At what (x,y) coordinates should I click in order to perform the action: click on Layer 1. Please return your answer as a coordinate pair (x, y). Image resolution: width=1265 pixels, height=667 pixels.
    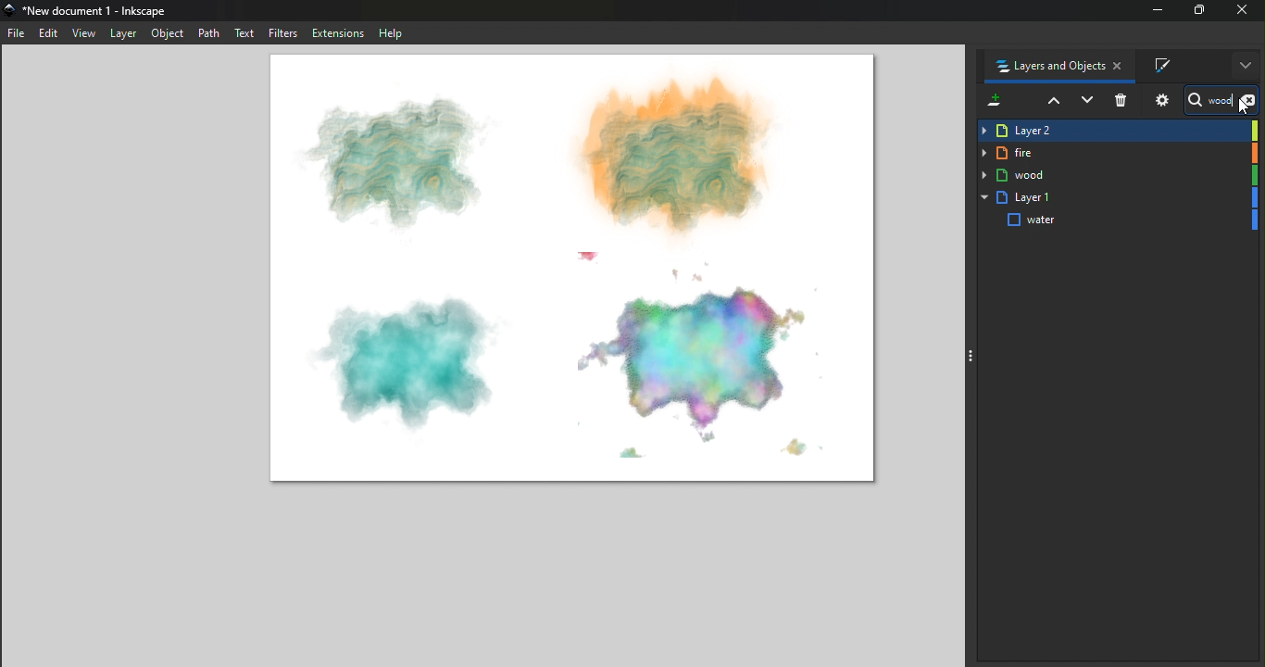
    Looking at the image, I should click on (1119, 198).